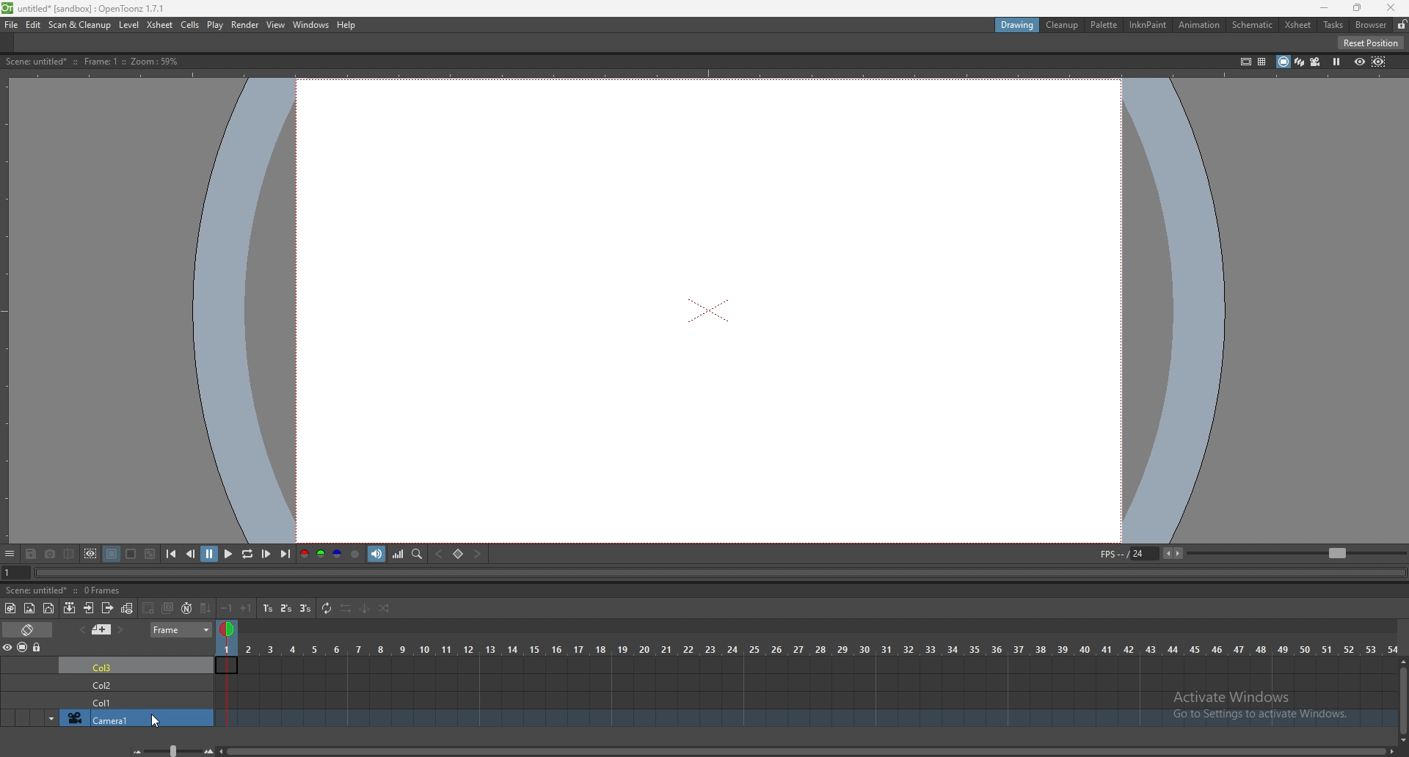 This screenshot has height=757, width=1409. What do you see at coordinates (1338, 61) in the screenshot?
I see `freeze` at bounding box center [1338, 61].